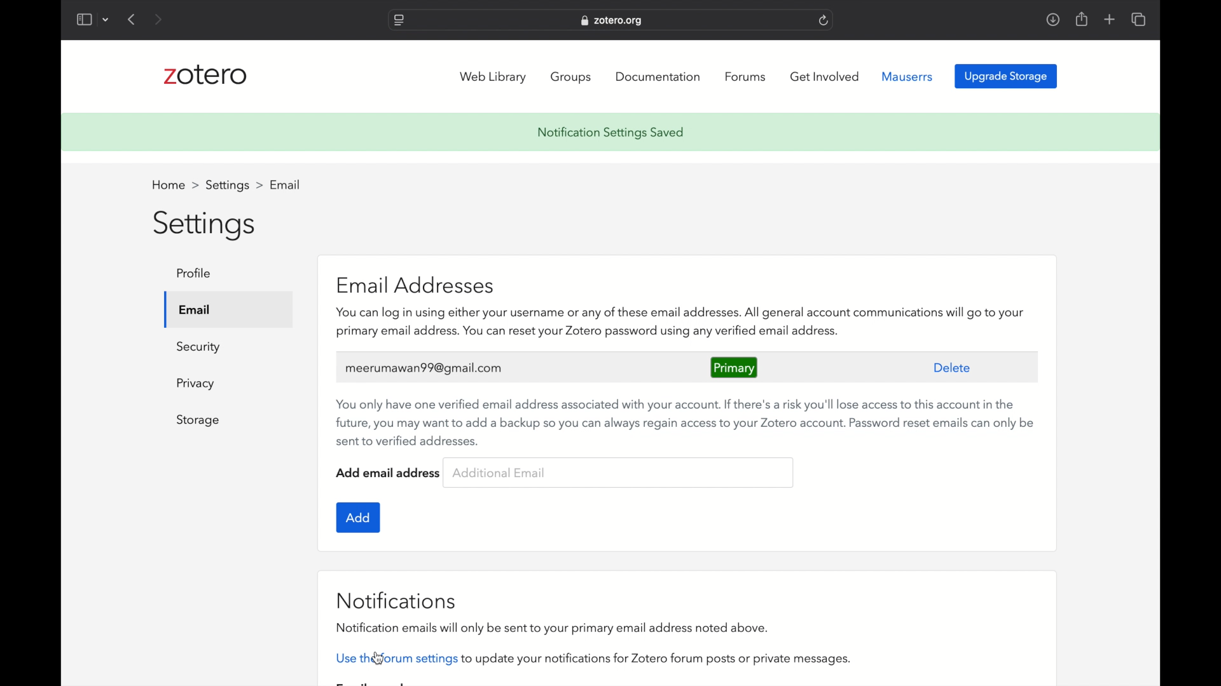  I want to click on zotero, so click(205, 75).